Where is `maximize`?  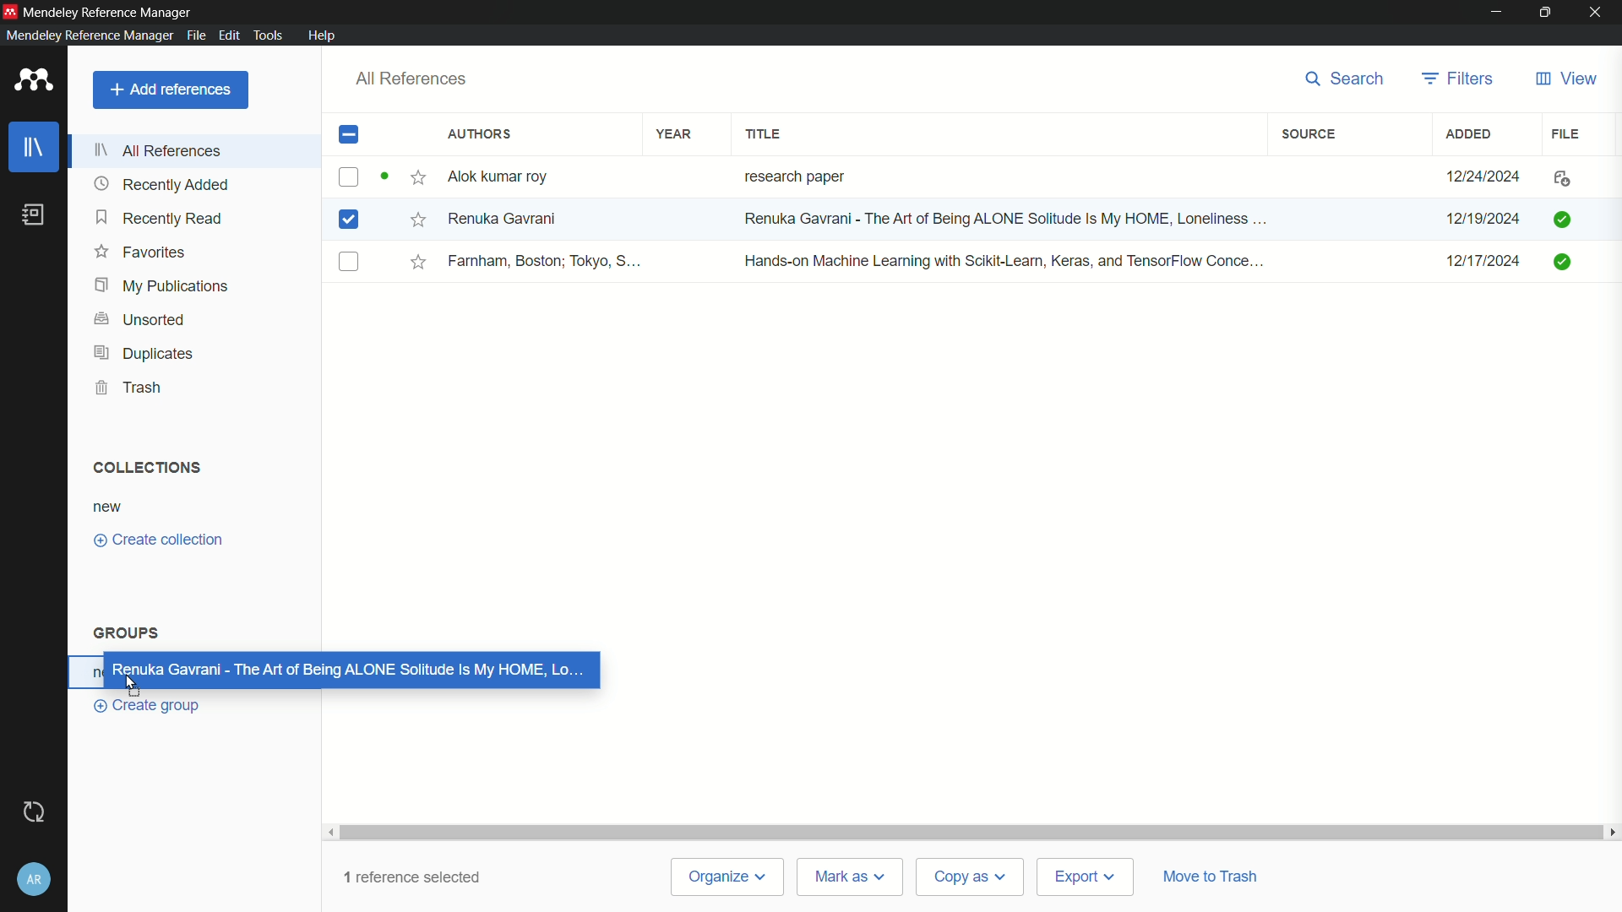
maximize is located at coordinates (1546, 12).